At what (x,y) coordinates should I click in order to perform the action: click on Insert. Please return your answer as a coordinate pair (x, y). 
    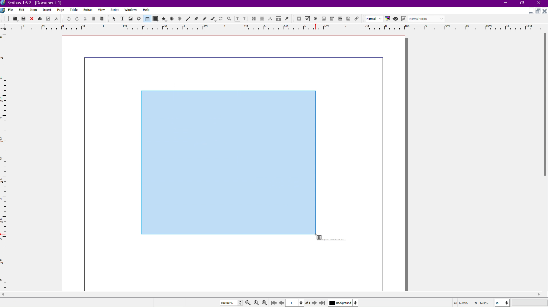
    Looking at the image, I should click on (47, 10).